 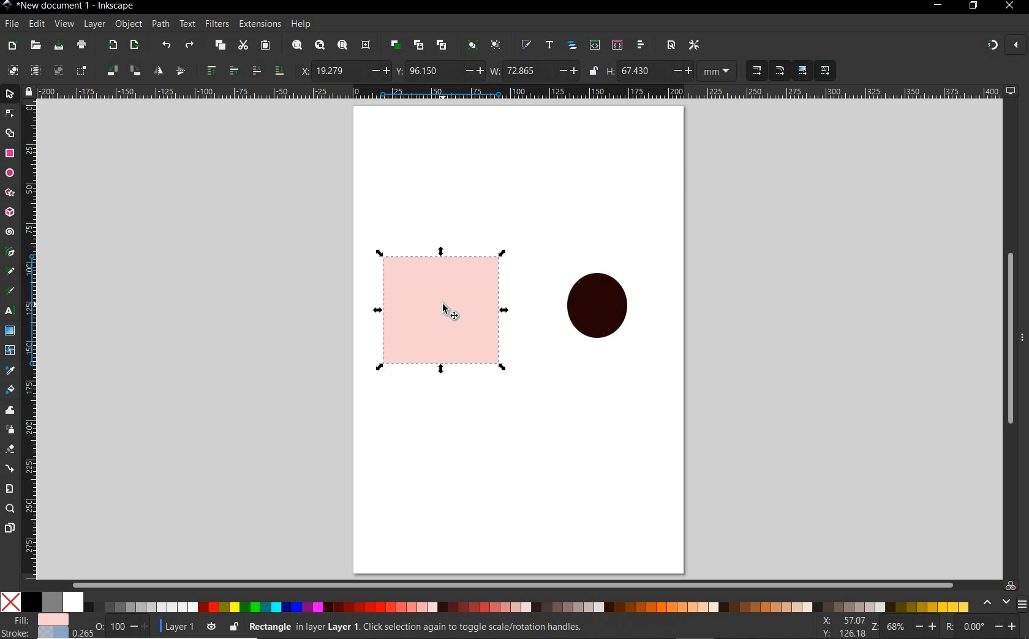 I want to click on lower, so click(x=257, y=71).